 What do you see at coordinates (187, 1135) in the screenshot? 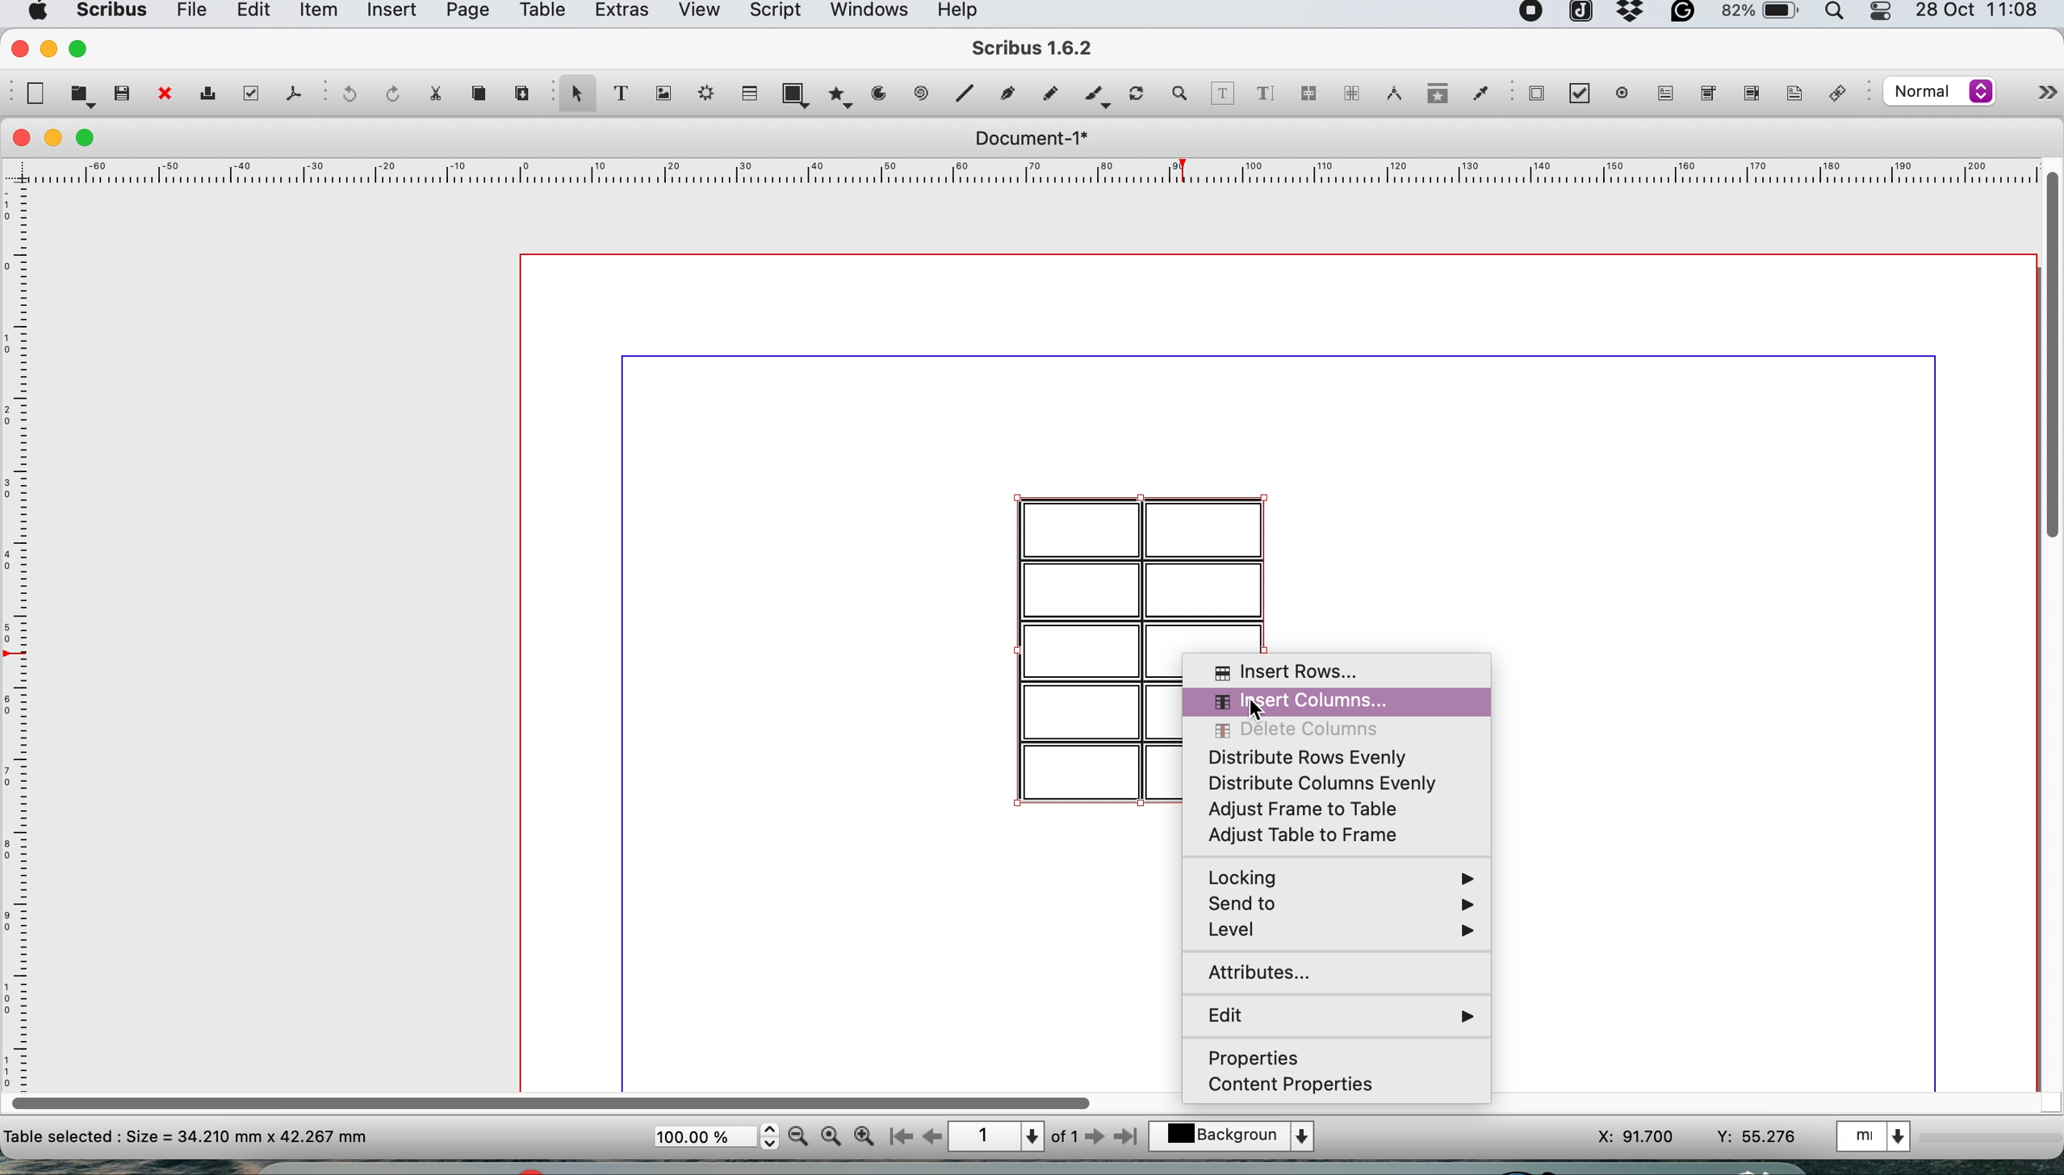
I see `text` at bounding box center [187, 1135].